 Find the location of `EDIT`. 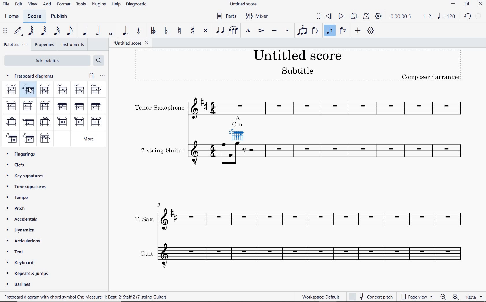

EDIT is located at coordinates (18, 4).